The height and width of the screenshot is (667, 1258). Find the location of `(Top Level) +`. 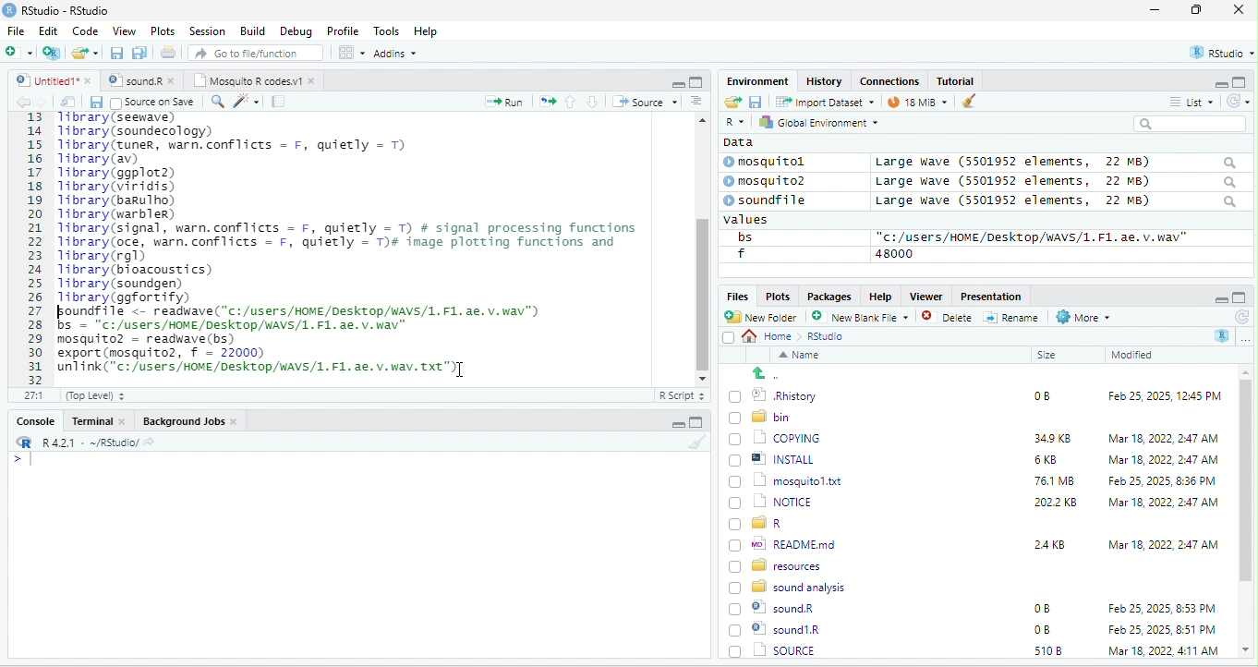

(Top Level) + is located at coordinates (95, 395).